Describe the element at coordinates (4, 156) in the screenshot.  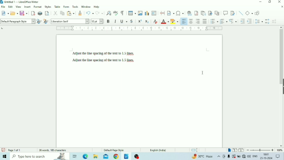
I see `Windows` at that location.